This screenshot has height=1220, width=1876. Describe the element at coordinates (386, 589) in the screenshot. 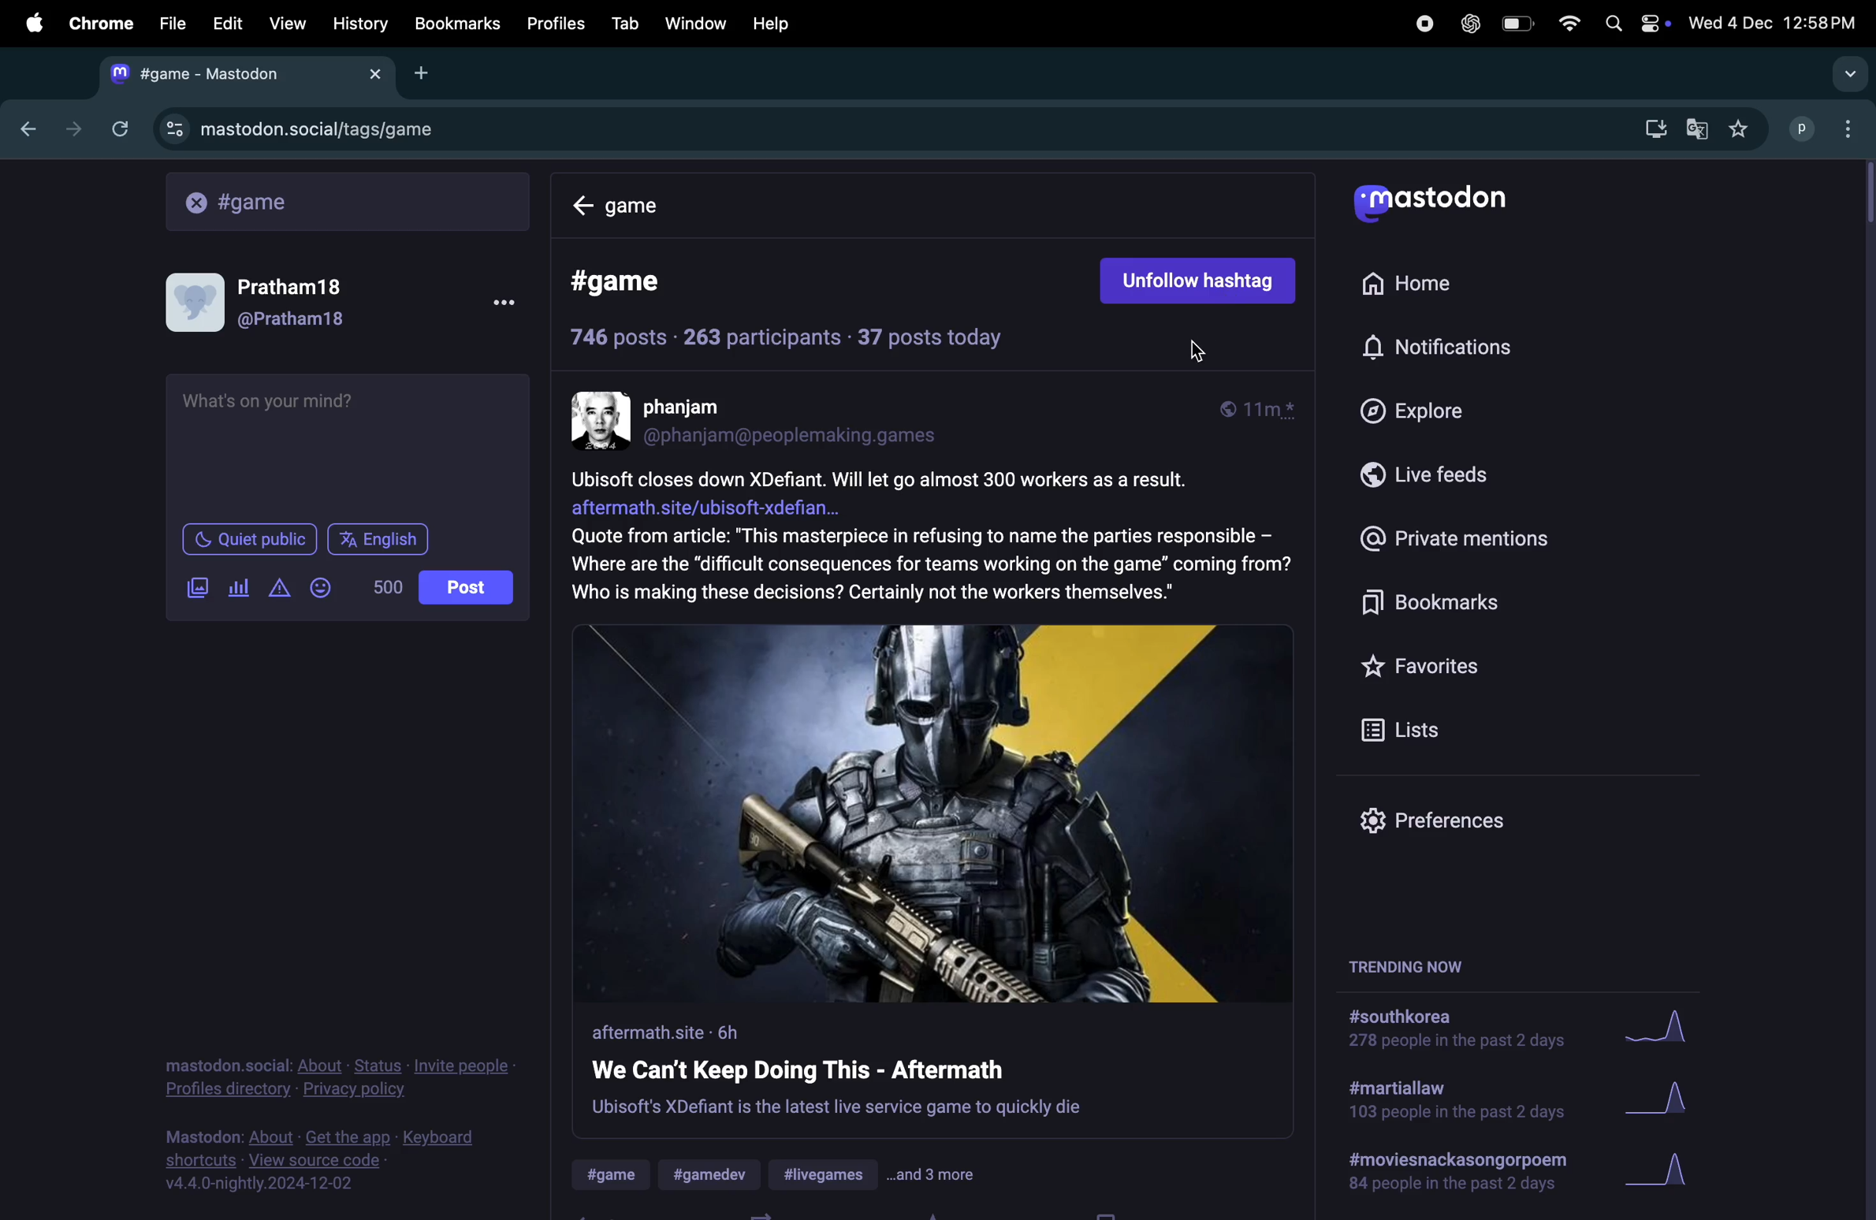

I see `500` at that location.